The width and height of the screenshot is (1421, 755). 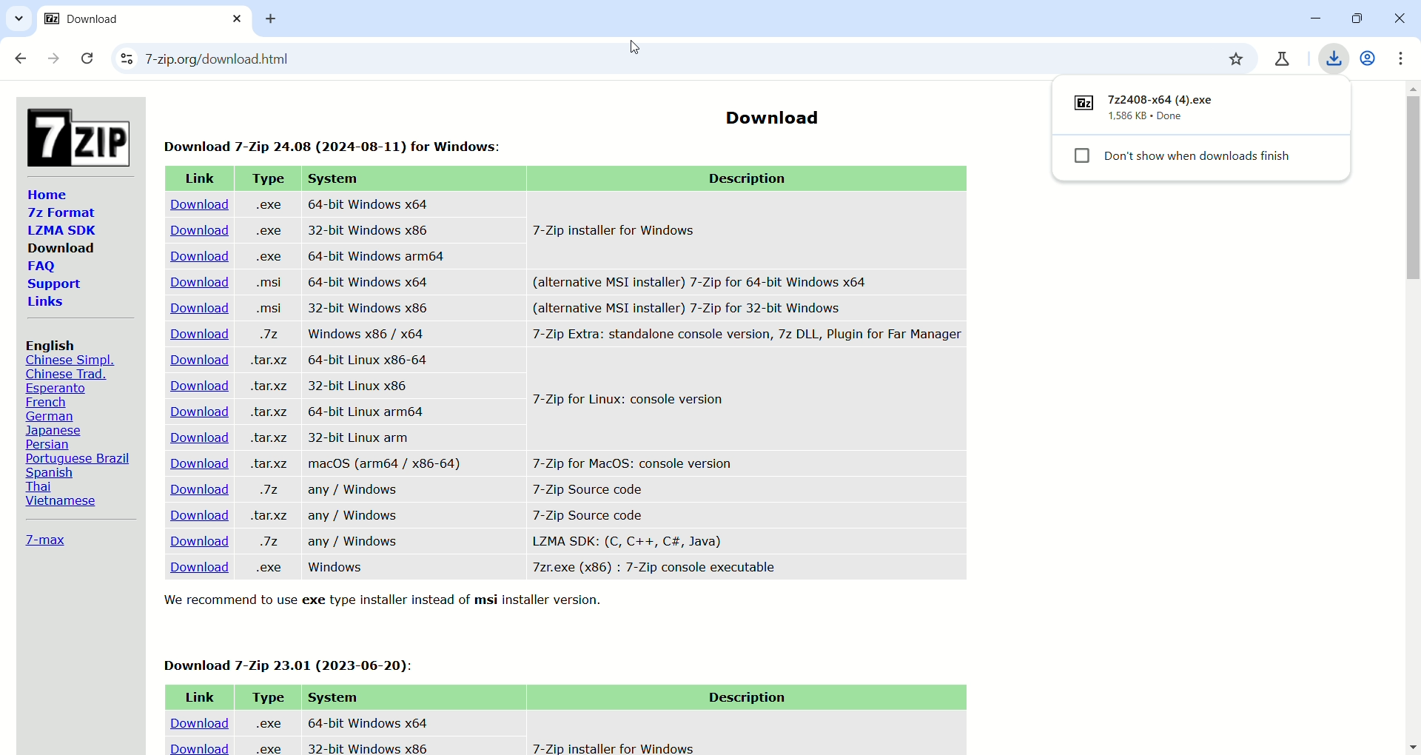 I want to click on .tar.xz, so click(x=268, y=517).